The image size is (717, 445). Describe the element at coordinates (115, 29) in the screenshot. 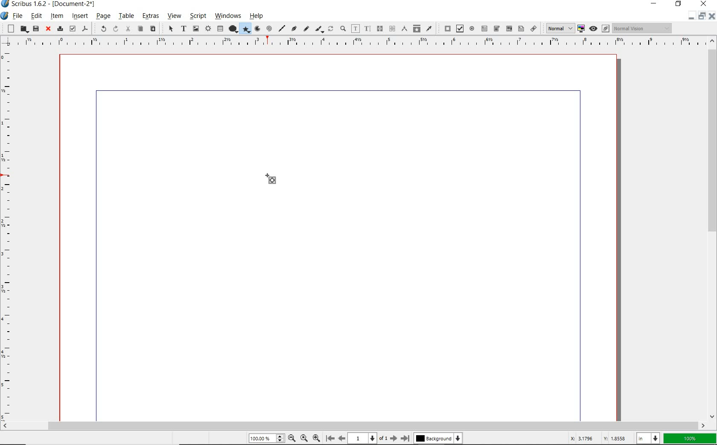

I see `redo` at that location.